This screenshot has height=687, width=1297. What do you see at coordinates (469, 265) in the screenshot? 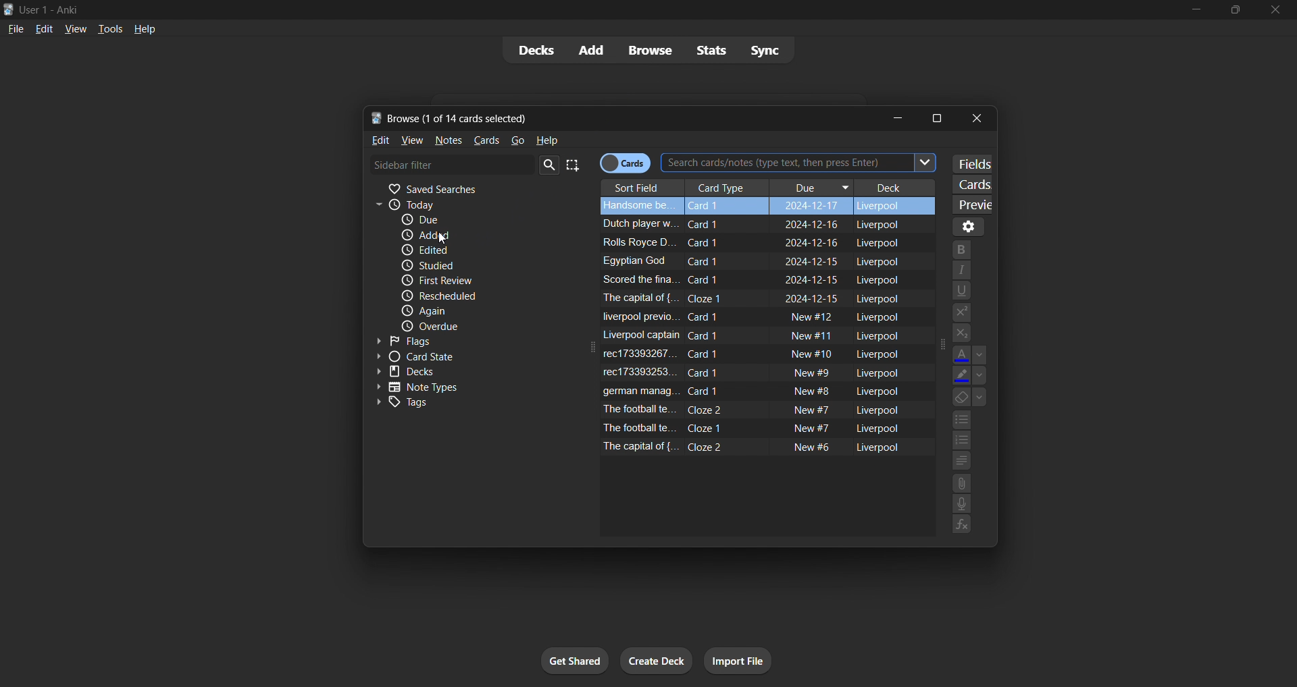
I see `studied` at bounding box center [469, 265].